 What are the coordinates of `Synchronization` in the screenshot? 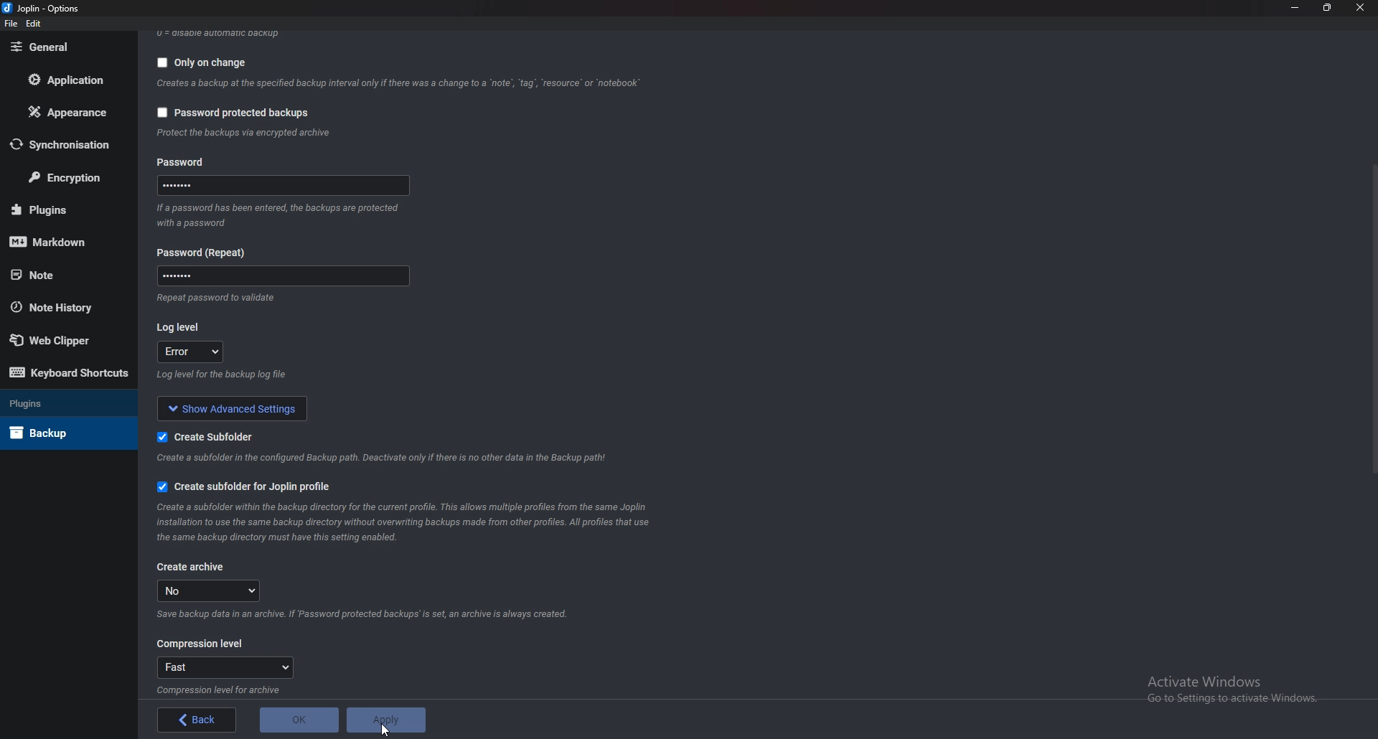 It's located at (69, 146).